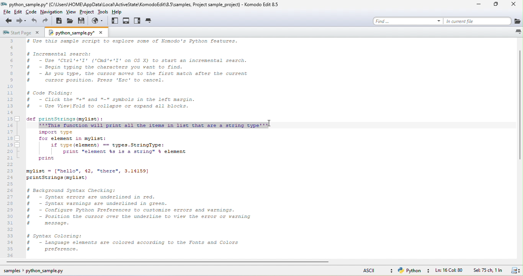 The width and height of the screenshot is (523, 276). Describe the element at coordinates (137, 80) in the screenshot. I see `code text` at that location.